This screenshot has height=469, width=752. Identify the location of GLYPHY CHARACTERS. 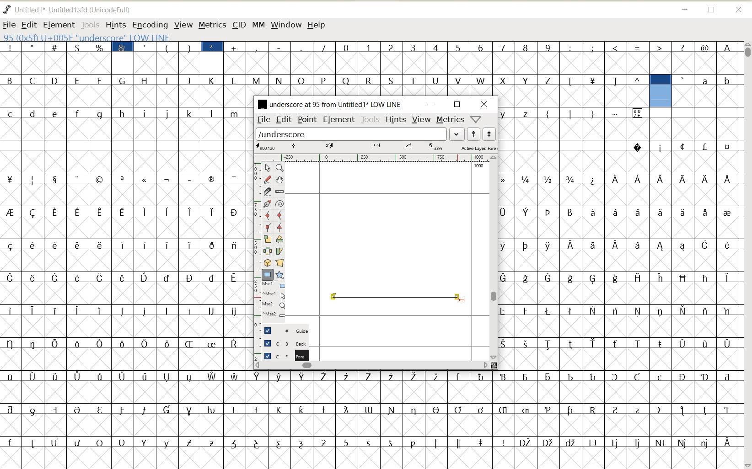
(709, 90).